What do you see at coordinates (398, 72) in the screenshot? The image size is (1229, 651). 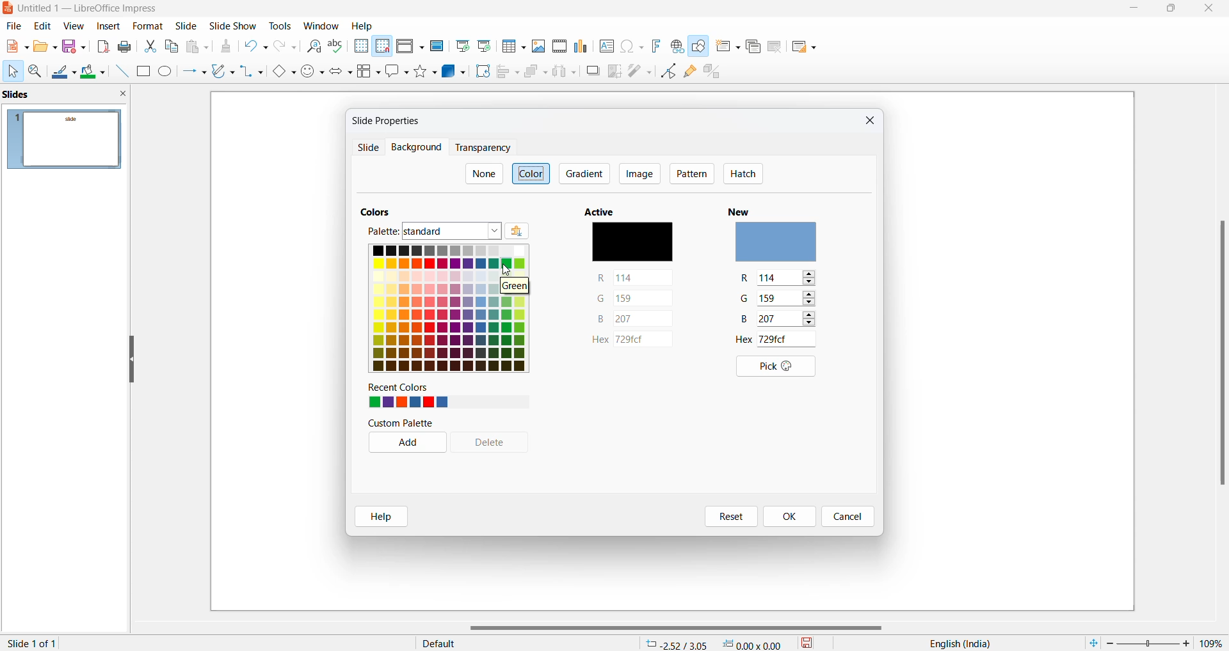 I see `callout shapes` at bounding box center [398, 72].